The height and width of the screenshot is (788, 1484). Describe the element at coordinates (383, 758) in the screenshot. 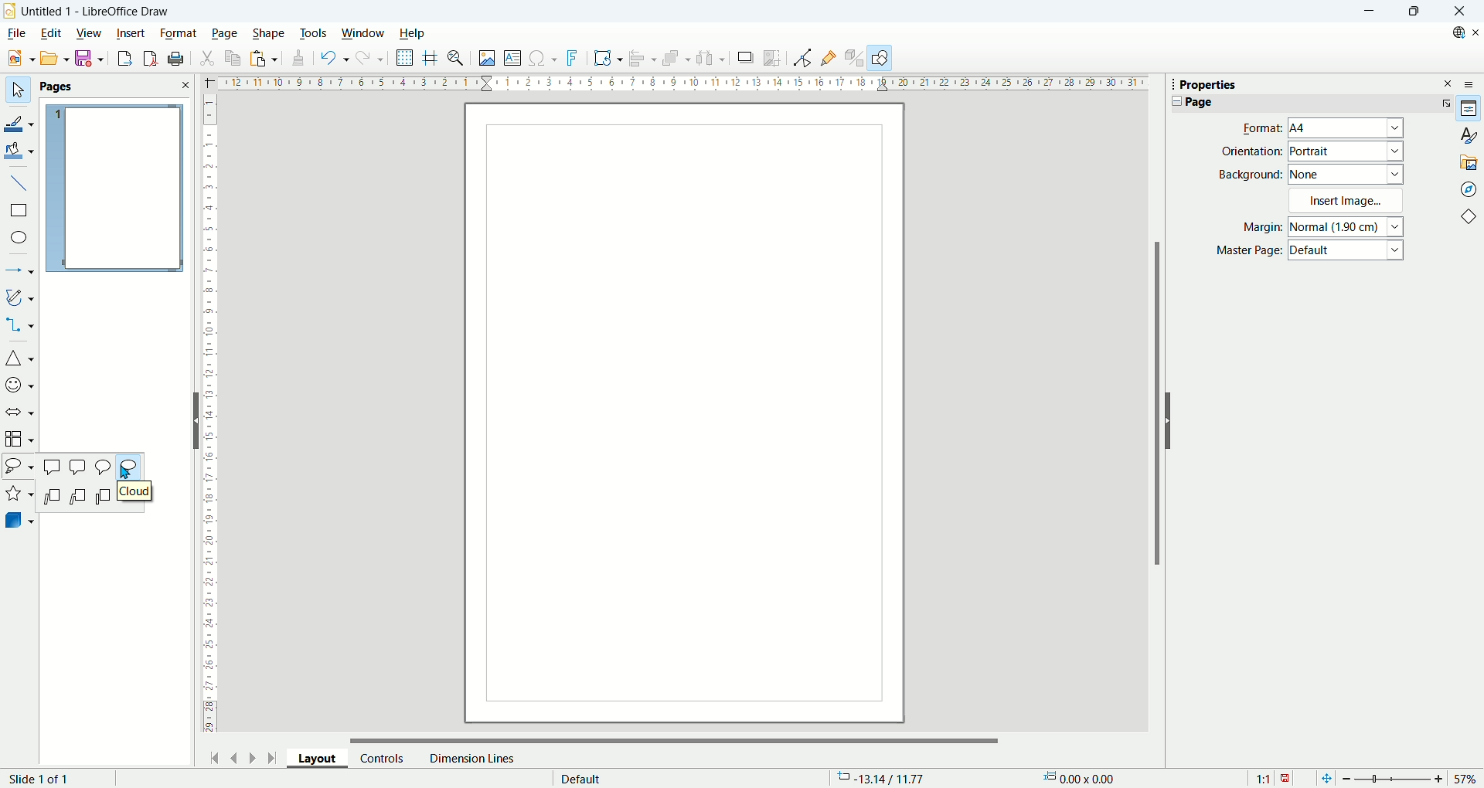

I see `control` at that location.